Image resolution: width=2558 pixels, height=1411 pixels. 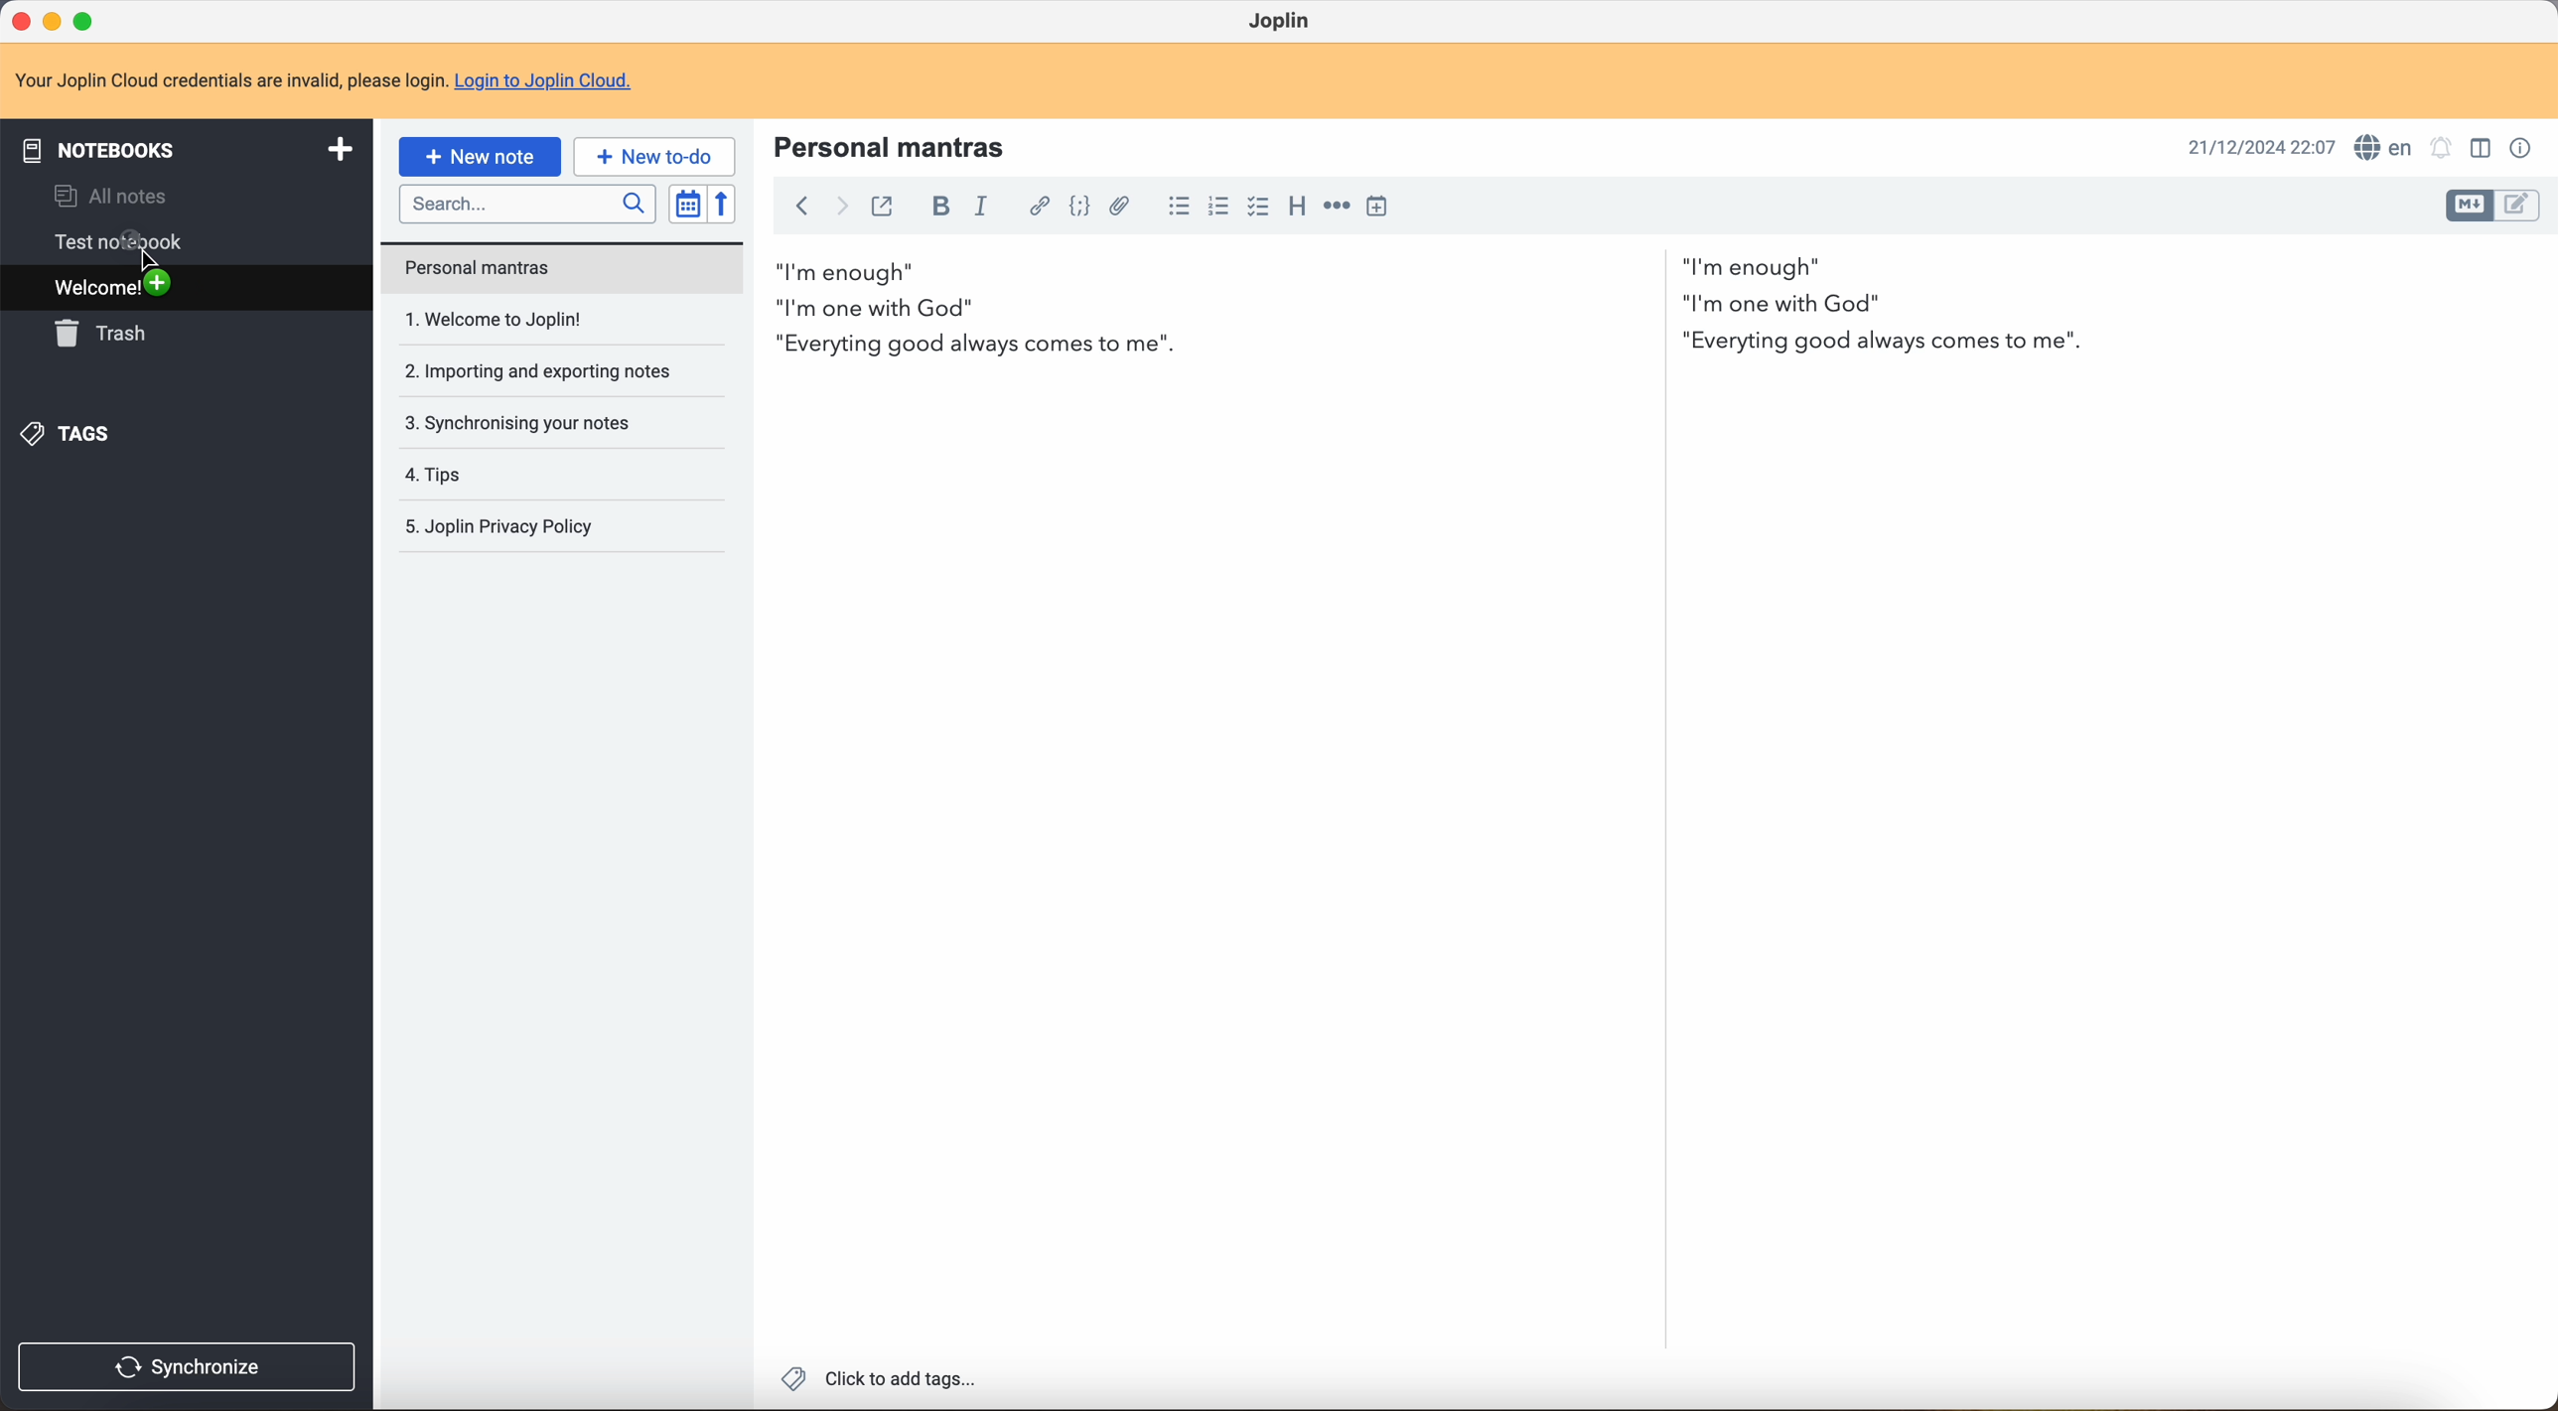 What do you see at coordinates (1036, 207) in the screenshot?
I see `hyperlink` at bounding box center [1036, 207].